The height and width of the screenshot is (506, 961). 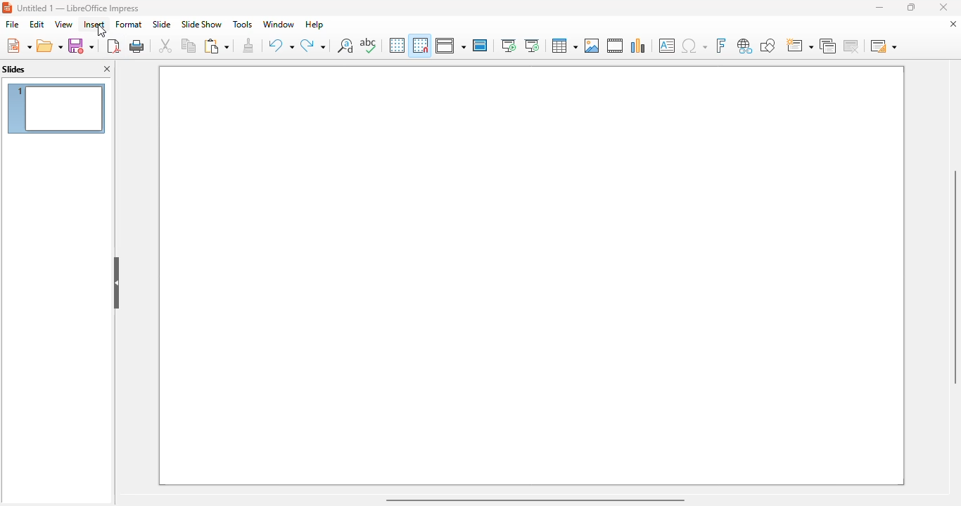 I want to click on print, so click(x=138, y=46).